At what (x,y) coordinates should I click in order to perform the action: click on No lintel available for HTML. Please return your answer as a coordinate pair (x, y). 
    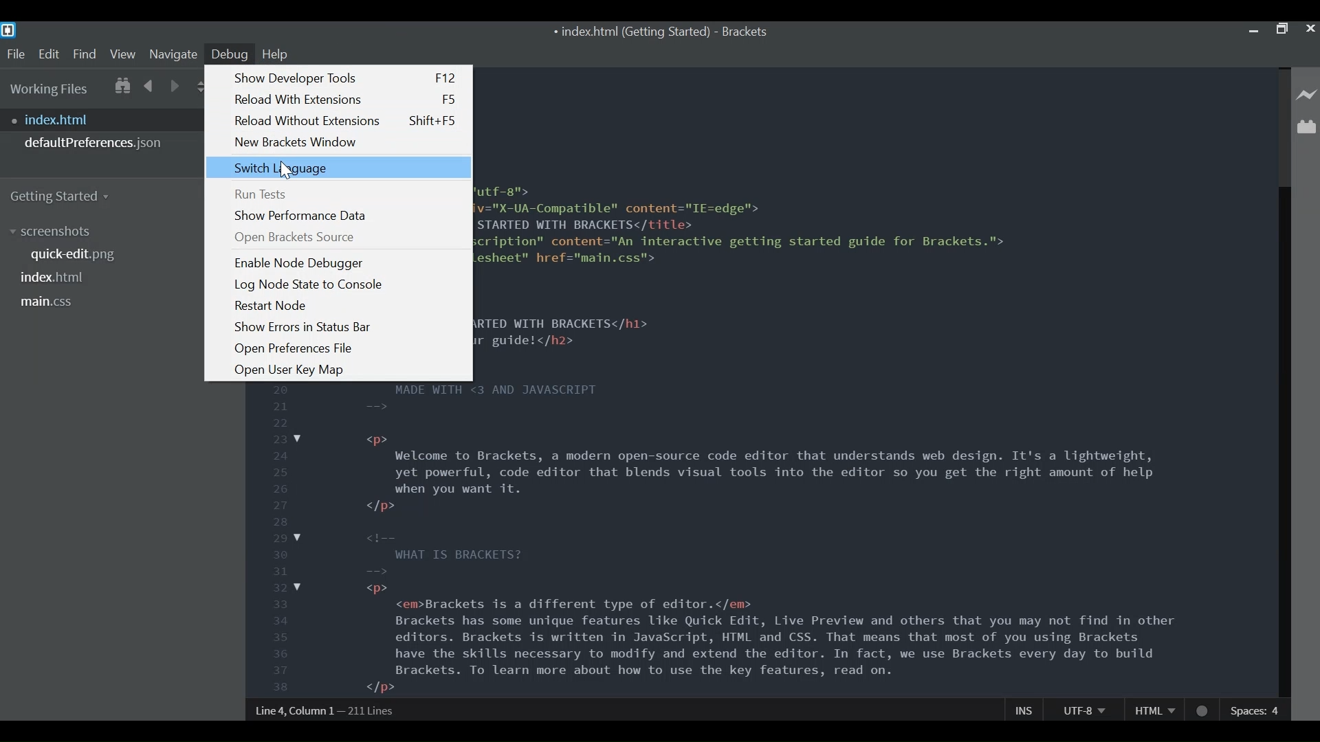
    Looking at the image, I should click on (1203, 711).